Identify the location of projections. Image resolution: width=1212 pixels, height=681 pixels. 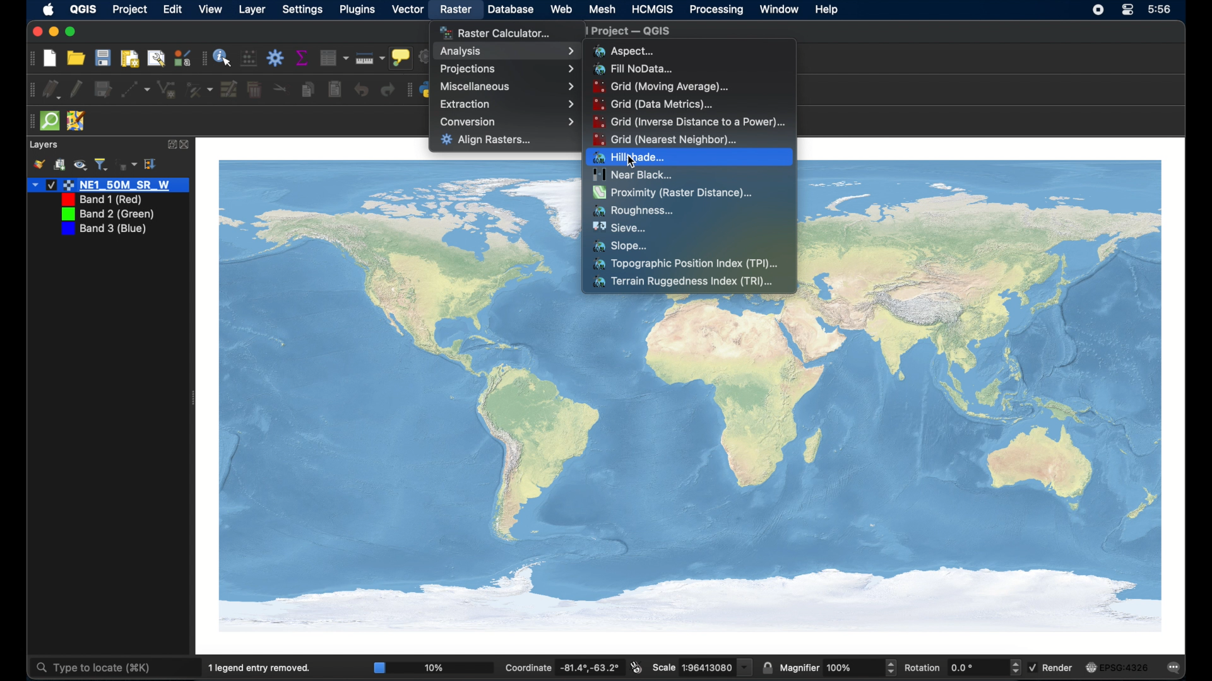
(507, 70).